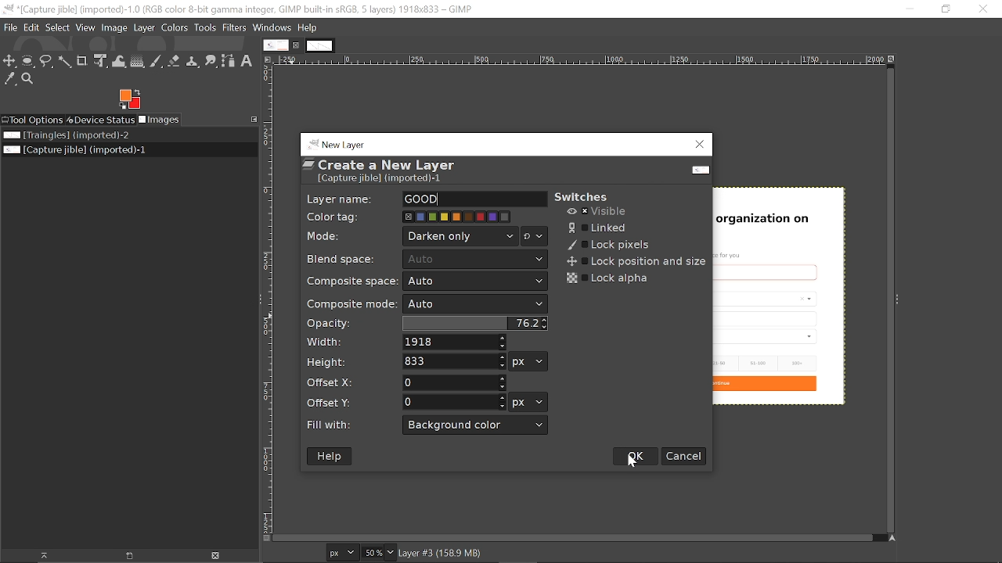  I want to click on Fuzzy select tool, so click(65, 62).